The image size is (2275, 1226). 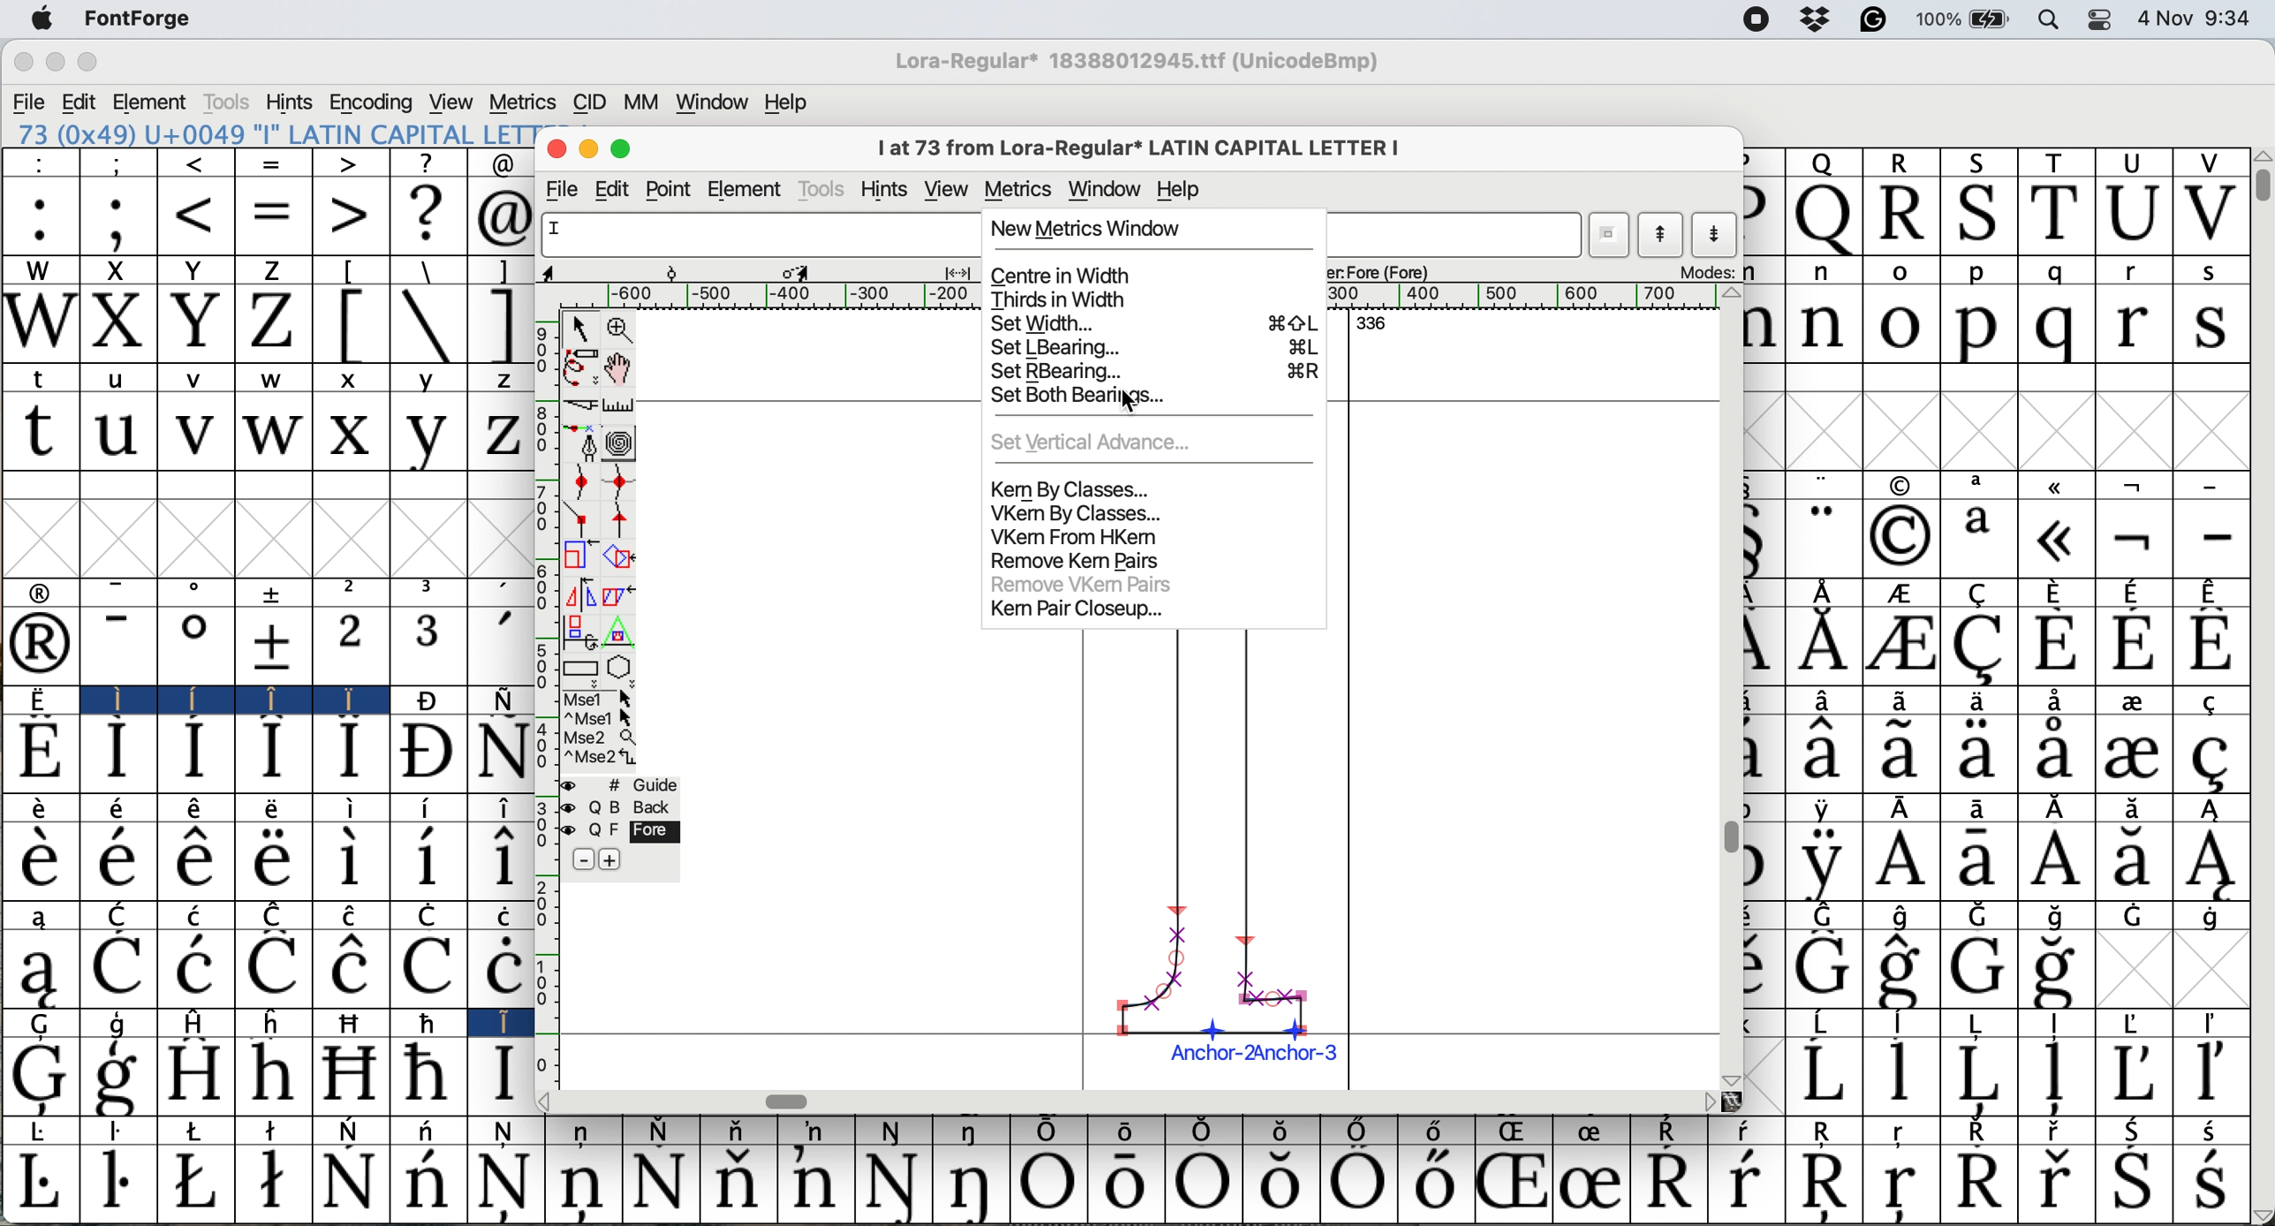 What do you see at coordinates (349, 1074) in the screenshot?
I see `Symbol` at bounding box center [349, 1074].